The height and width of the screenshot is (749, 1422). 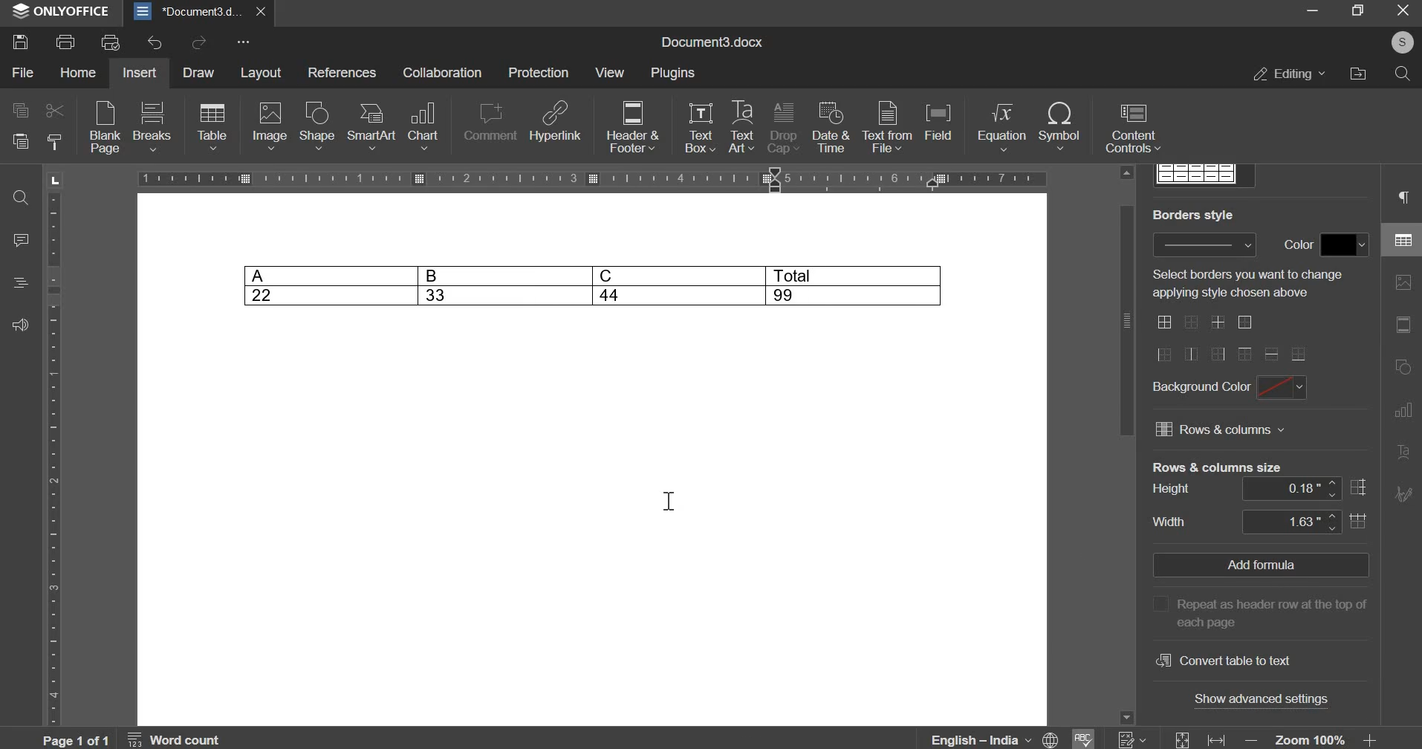 I want to click on *Document3.docx, so click(x=186, y=13).